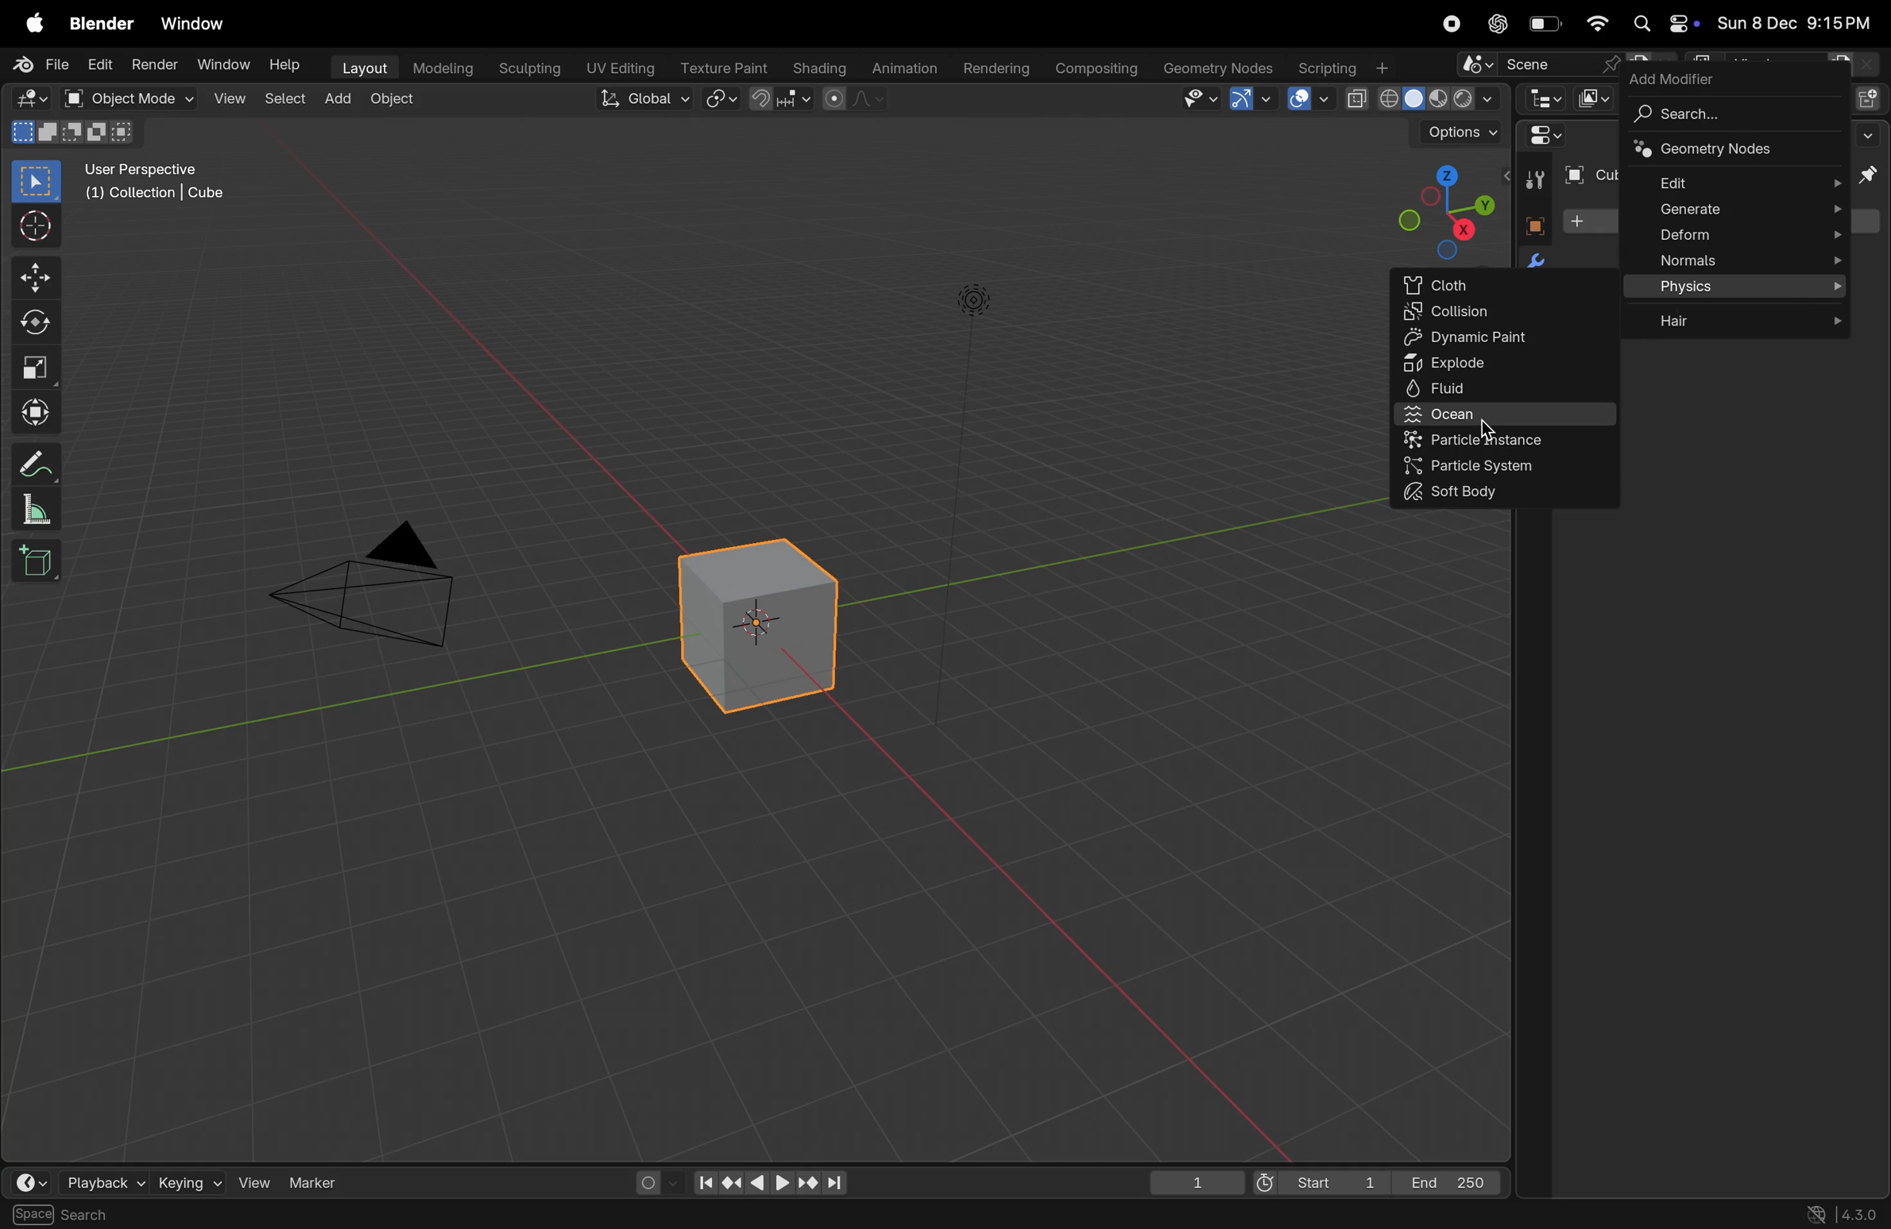  I want to click on scripting, so click(1340, 68).